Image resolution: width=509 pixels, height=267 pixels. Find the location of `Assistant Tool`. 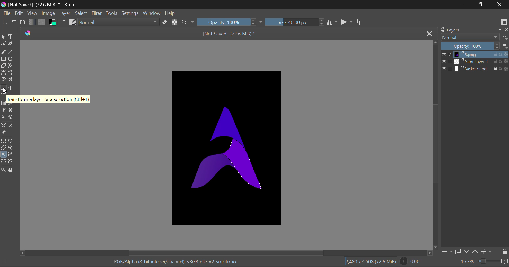

Assistant Tool is located at coordinates (3, 126).